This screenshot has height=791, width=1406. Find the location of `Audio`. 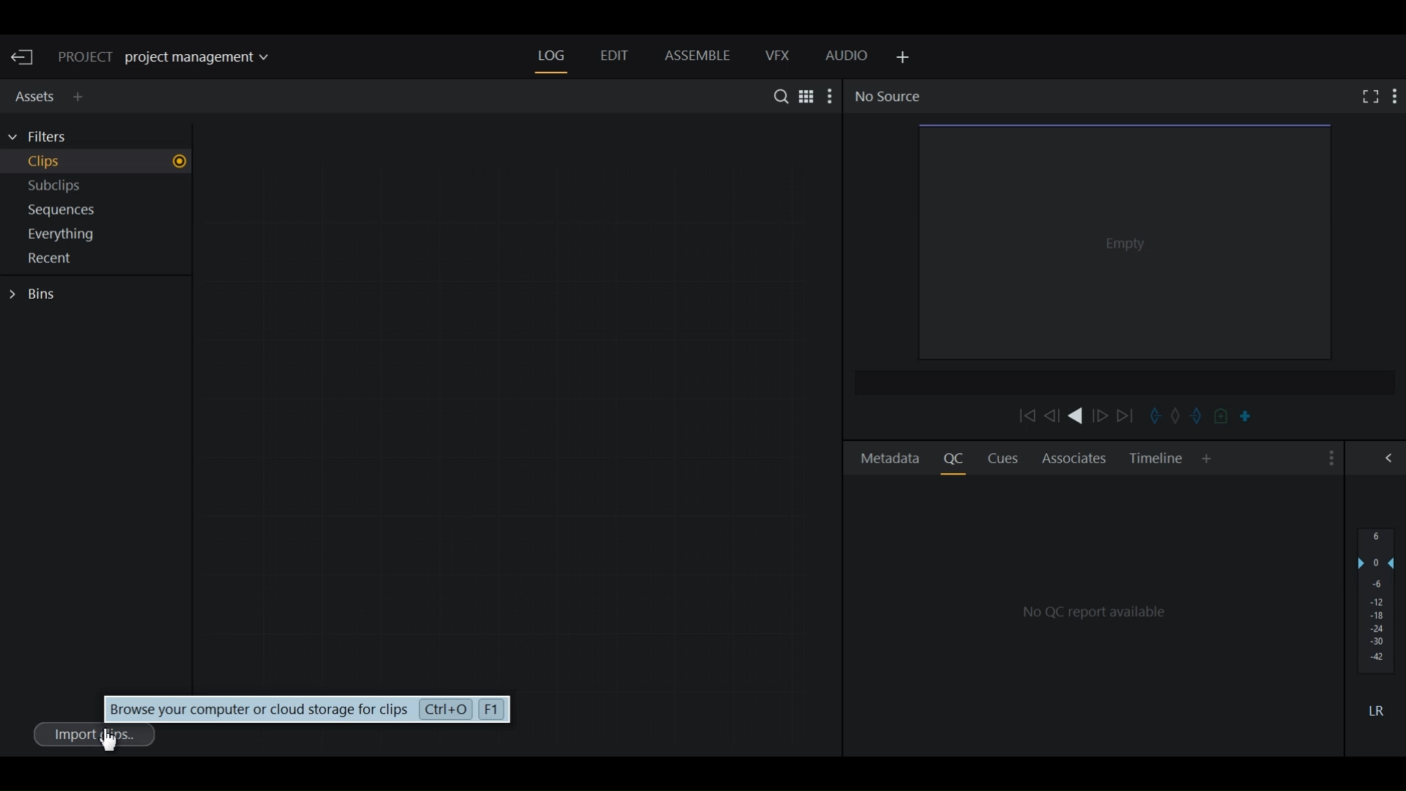

Audio is located at coordinates (847, 58).